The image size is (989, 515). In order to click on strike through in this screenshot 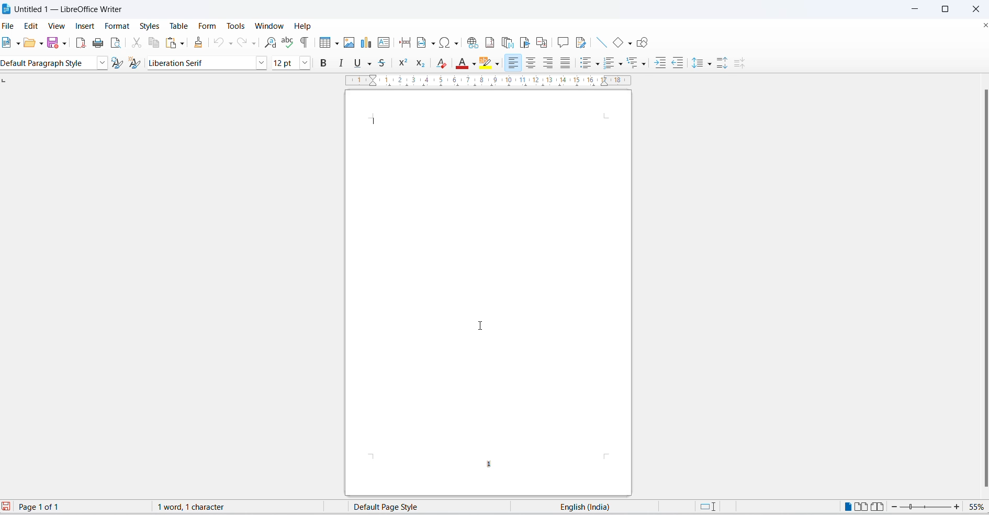, I will do `click(383, 63)`.